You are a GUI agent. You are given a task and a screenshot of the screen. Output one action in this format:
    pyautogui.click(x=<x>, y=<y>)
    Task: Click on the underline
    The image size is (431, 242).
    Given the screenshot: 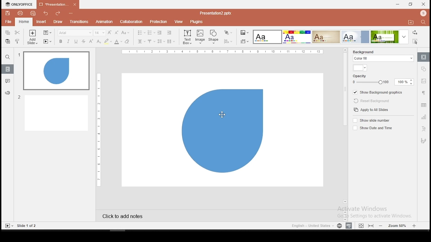 What is the action you would take?
    pyautogui.click(x=76, y=41)
    